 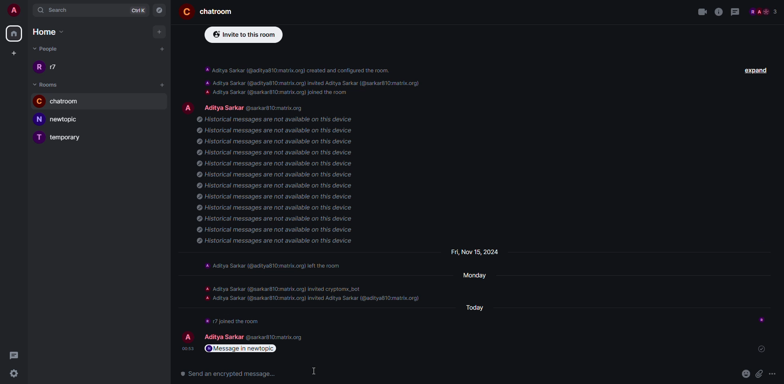 What do you see at coordinates (242, 348) in the screenshot?
I see `message in new topic` at bounding box center [242, 348].